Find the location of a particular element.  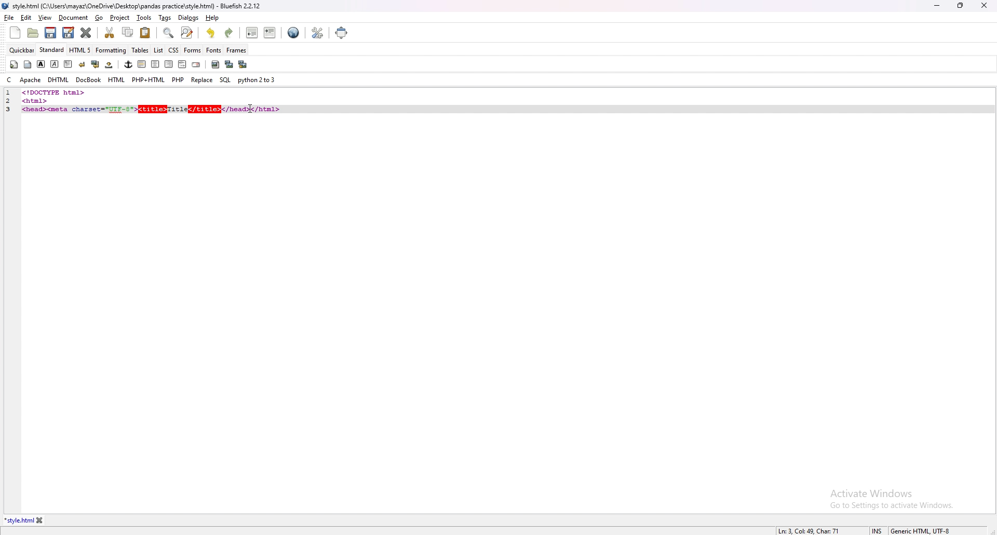

tools is located at coordinates (144, 18).